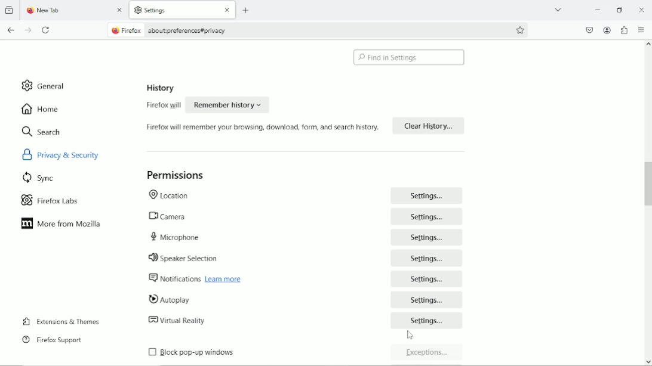 Image resolution: width=652 pixels, height=366 pixels. I want to click on new tab, so click(247, 10).